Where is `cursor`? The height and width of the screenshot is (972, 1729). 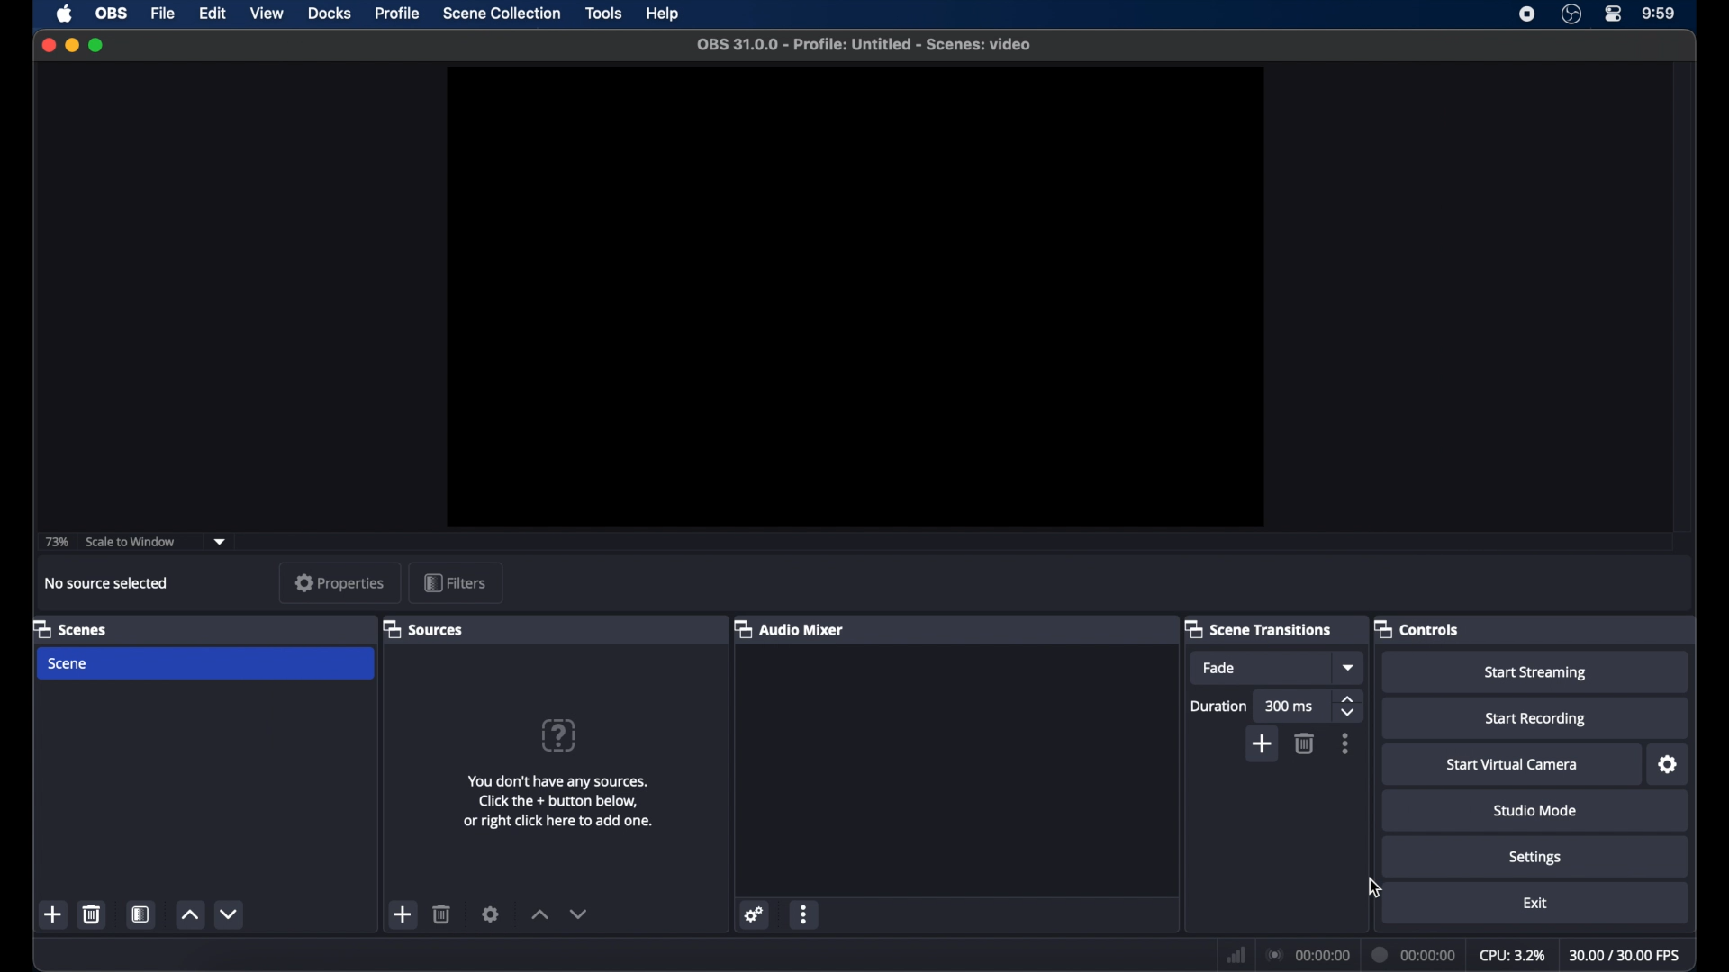 cursor is located at coordinates (1377, 889).